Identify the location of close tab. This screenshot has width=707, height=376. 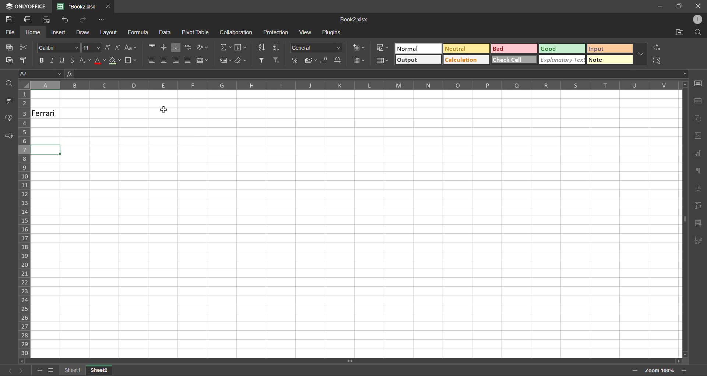
(109, 7).